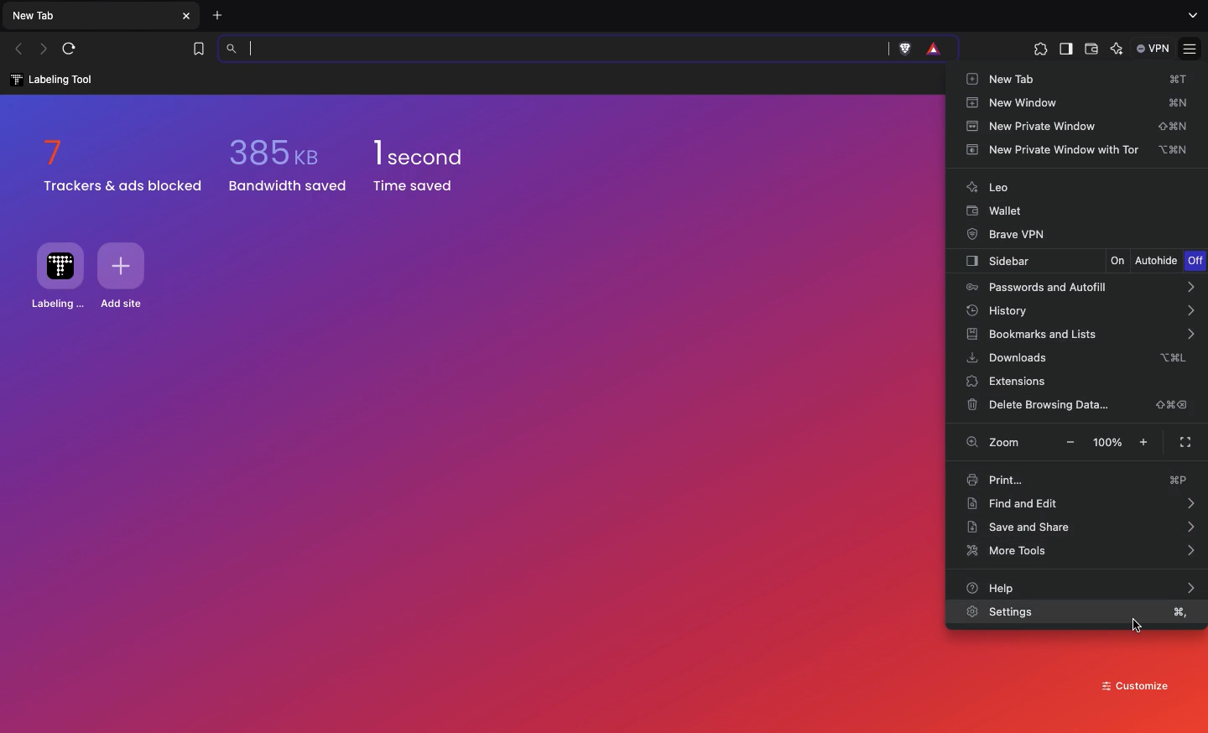 Image resolution: width=1208 pixels, height=733 pixels. What do you see at coordinates (1190, 17) in the screenshot?
I see `search tabs` at bounding box center [1190, 17].